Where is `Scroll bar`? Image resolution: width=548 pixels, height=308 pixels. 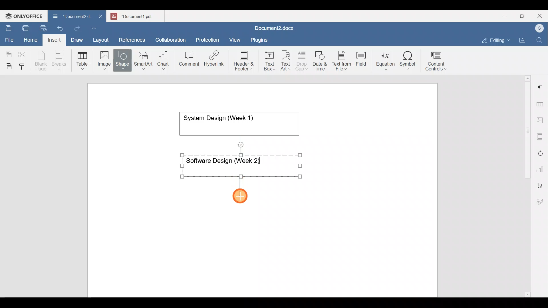 Scroll bar is located at coordinates (525, 185).